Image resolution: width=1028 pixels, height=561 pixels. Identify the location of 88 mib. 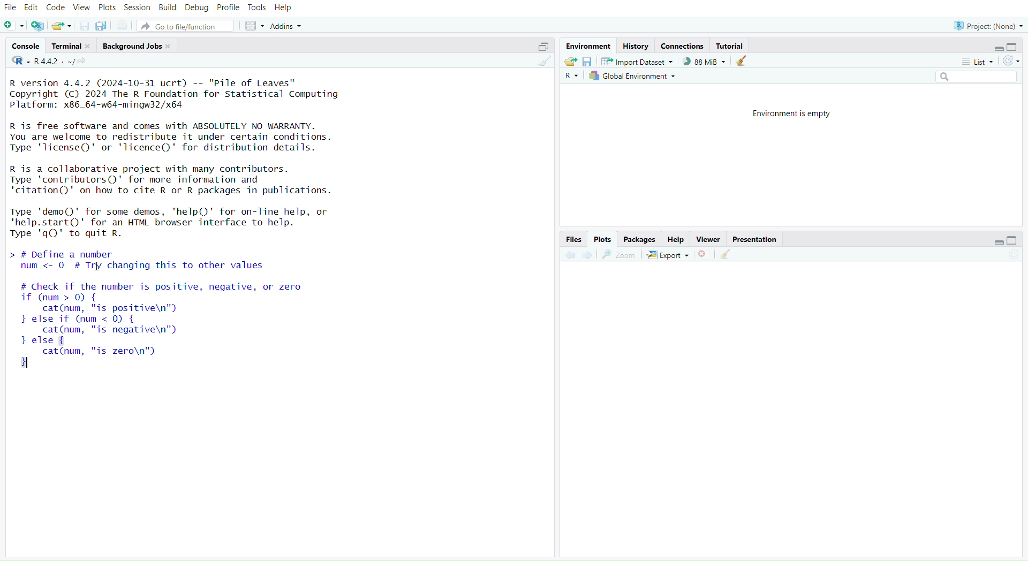
(704, 62).